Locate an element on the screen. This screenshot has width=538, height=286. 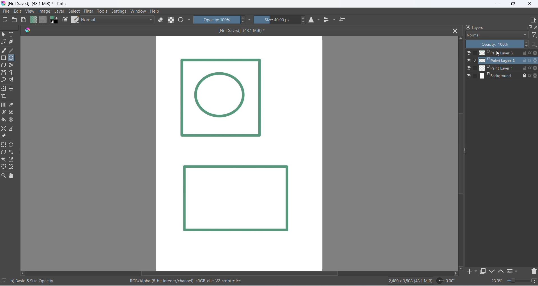
Image Layer 1 is located at coordinates (221, 100).